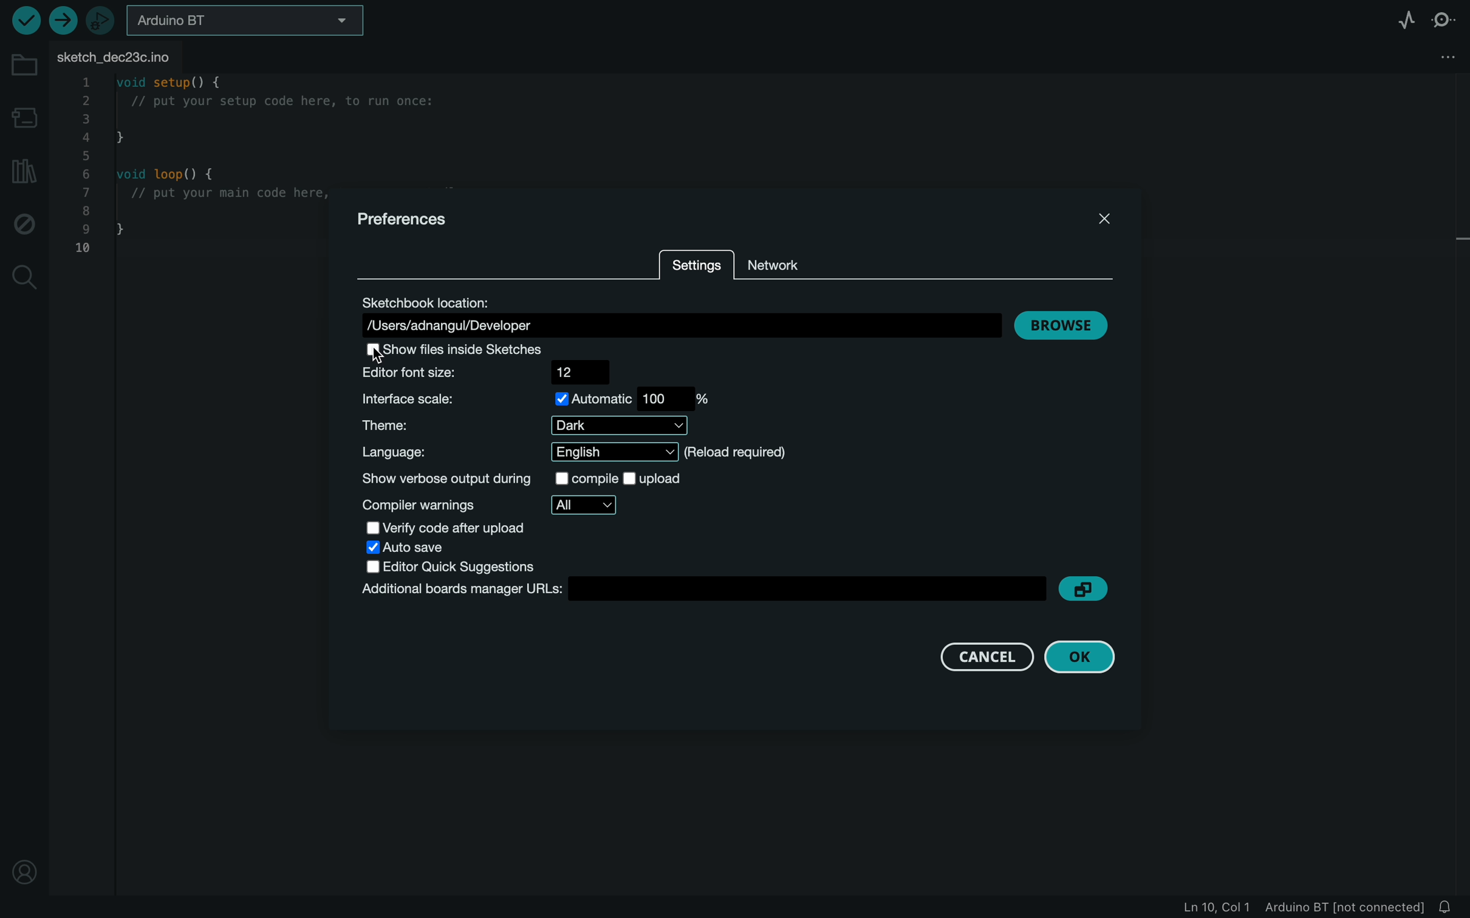 The image size is (1470, 918). I want to click on serial plotter, so click(1398, 18).